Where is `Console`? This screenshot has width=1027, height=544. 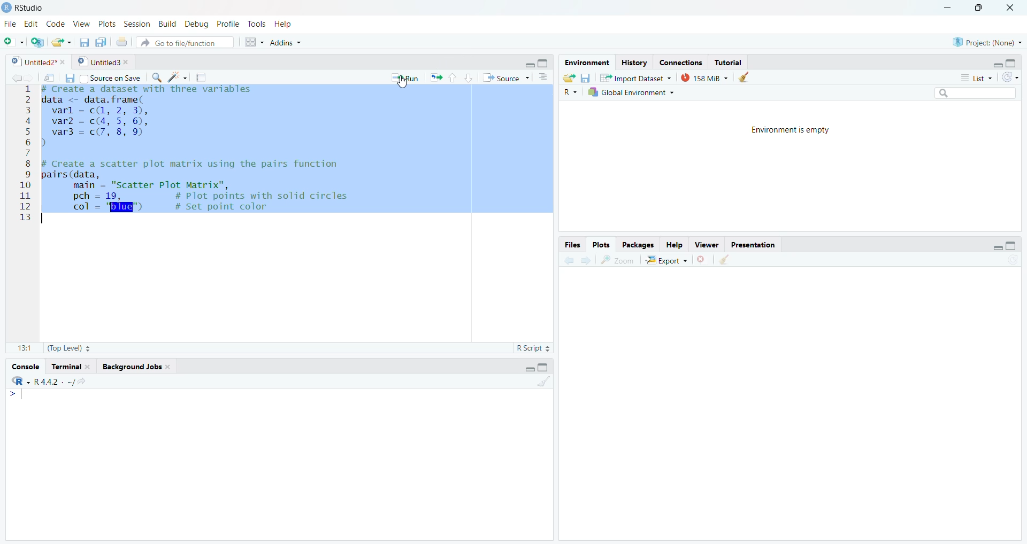 Console is located at coordinates (282, 464).